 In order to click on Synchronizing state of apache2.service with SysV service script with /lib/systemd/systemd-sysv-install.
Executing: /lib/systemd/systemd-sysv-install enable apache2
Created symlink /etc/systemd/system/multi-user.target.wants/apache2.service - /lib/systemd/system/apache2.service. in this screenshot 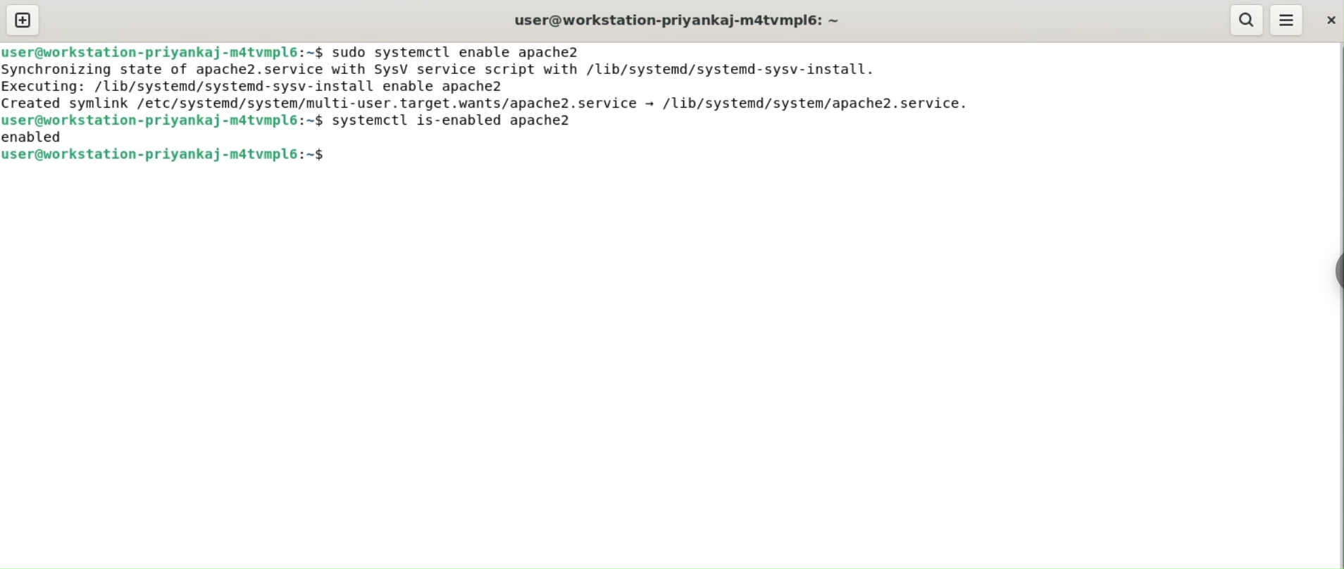, I will do `click(492, 86)`.